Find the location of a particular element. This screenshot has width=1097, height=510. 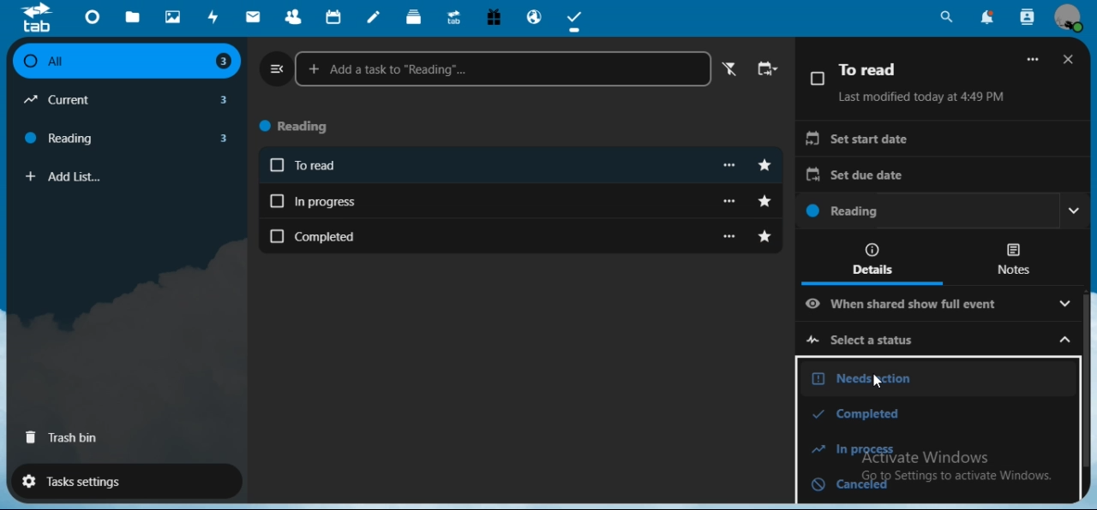

in process is located at coordinates (940, 452).